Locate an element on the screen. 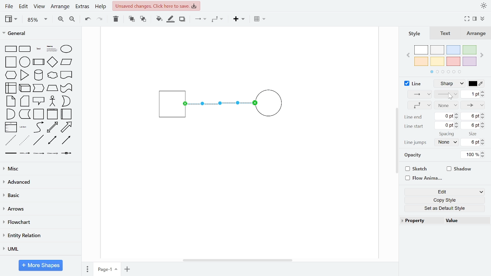 Image resolution: width=491 pixels, height=276 pixels. arrange is located at coordinates (60, 7).